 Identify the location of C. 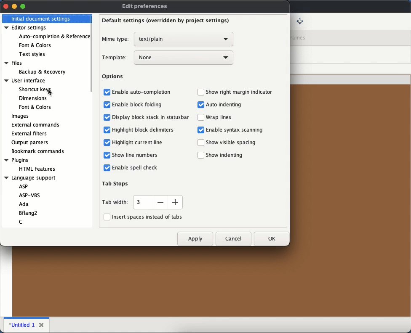
(23, 221).